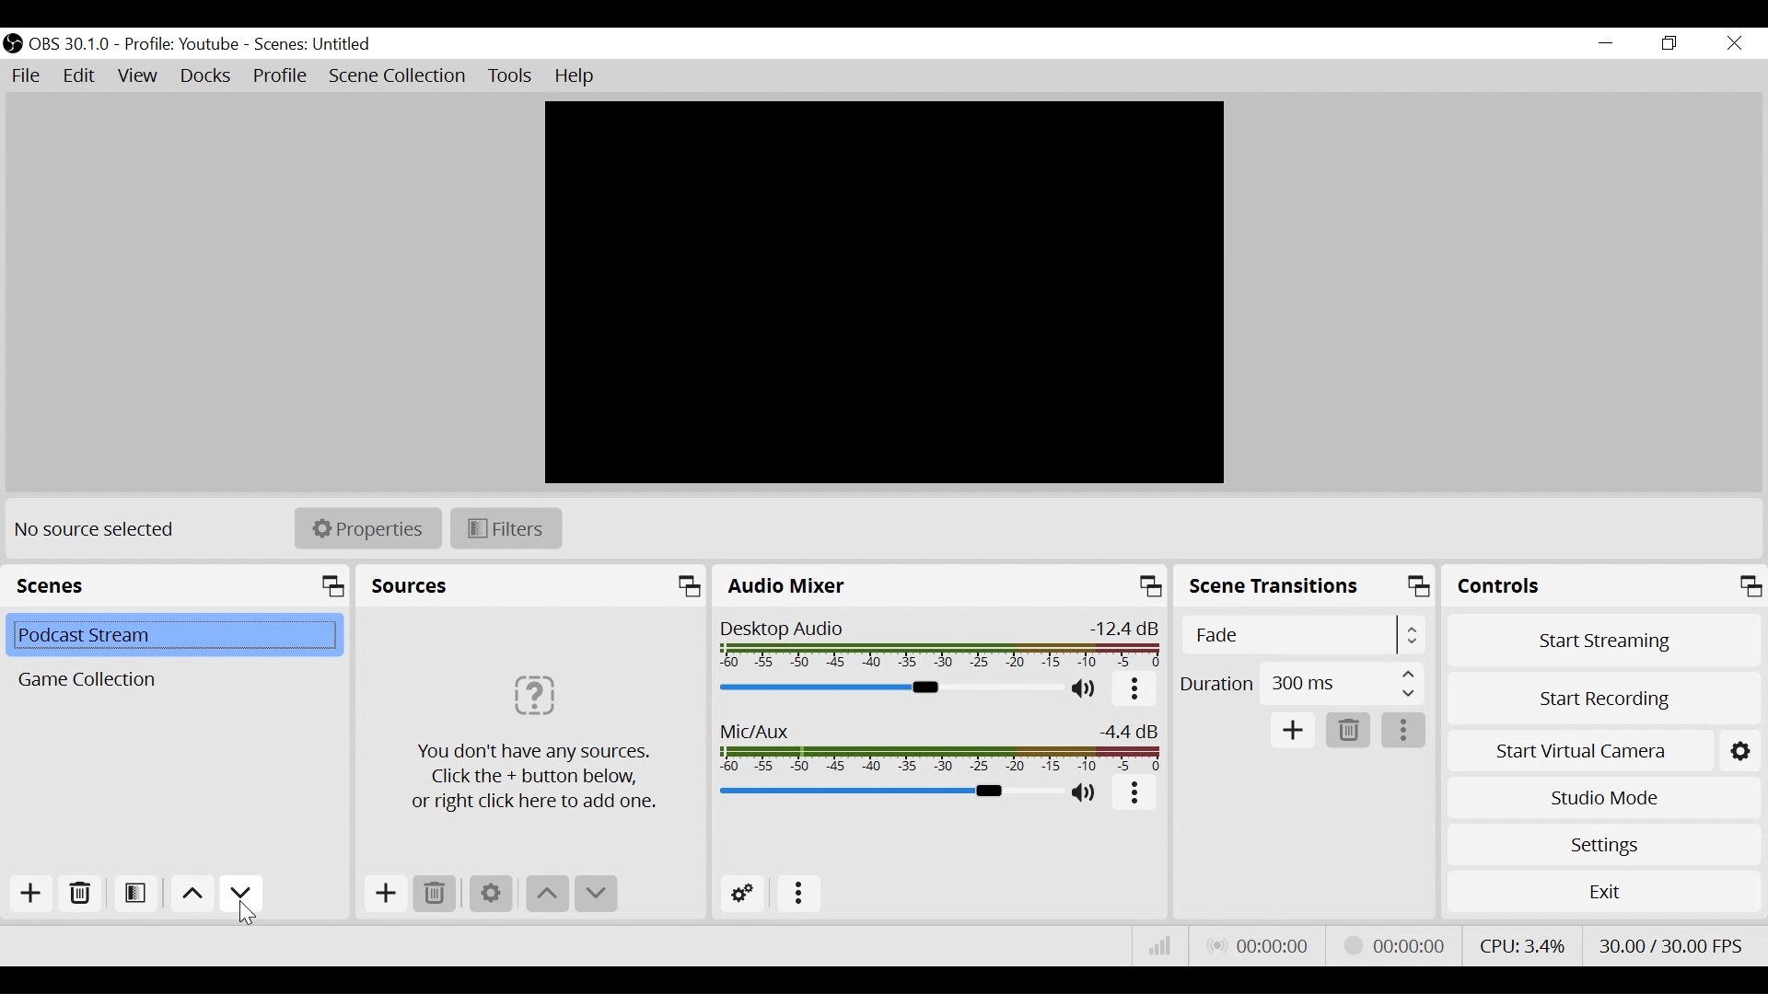  What do you see at coordinates (1604, 695) in the screenshot?
I see `Start Recording` at bounding box center [1604, 695].